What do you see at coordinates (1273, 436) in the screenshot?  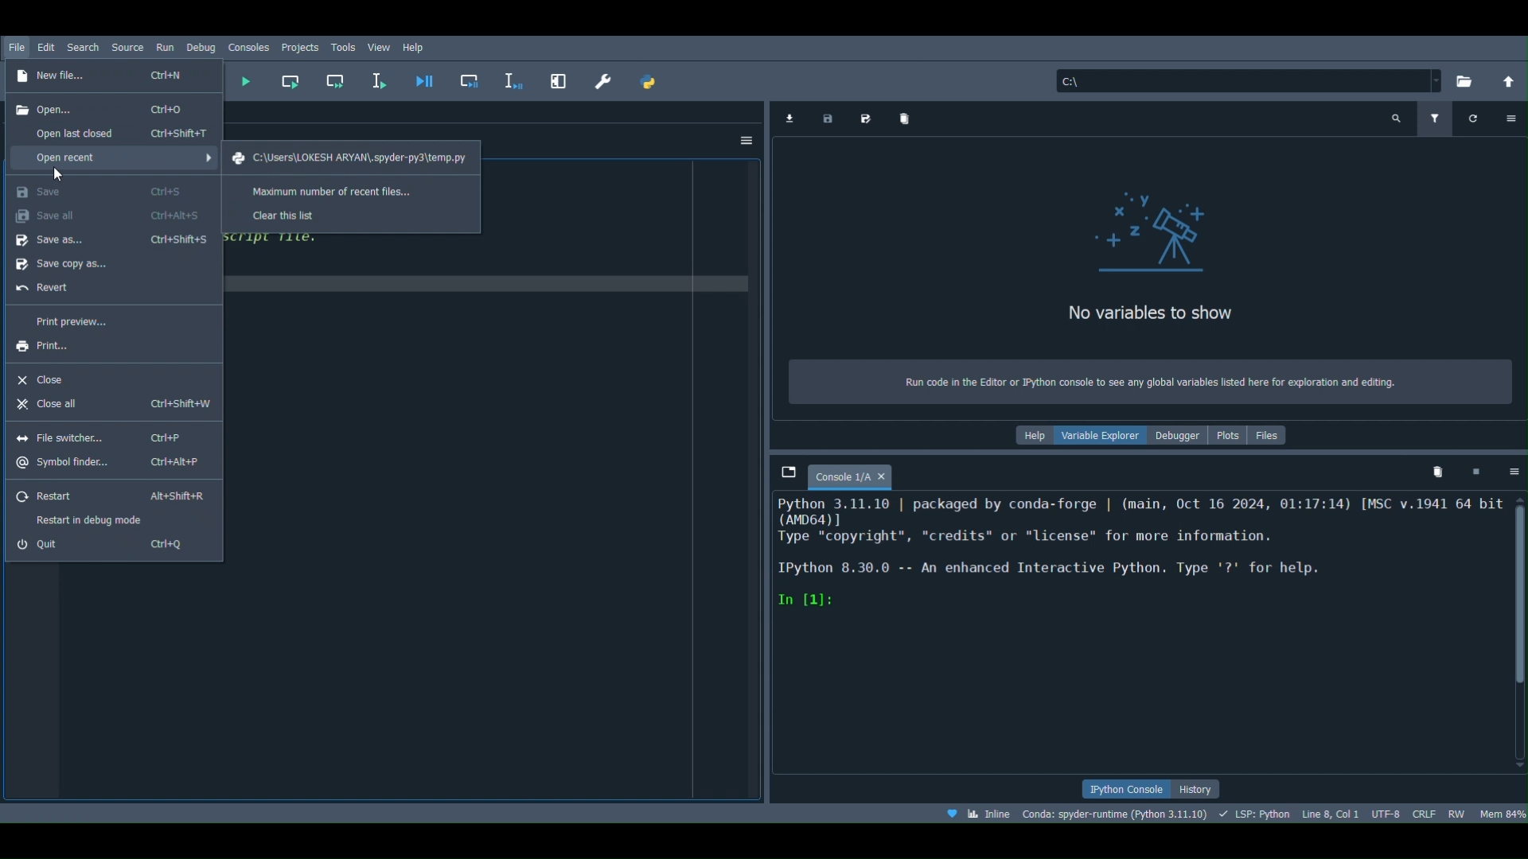 I see `Files` at bounding box center [1273, 436].